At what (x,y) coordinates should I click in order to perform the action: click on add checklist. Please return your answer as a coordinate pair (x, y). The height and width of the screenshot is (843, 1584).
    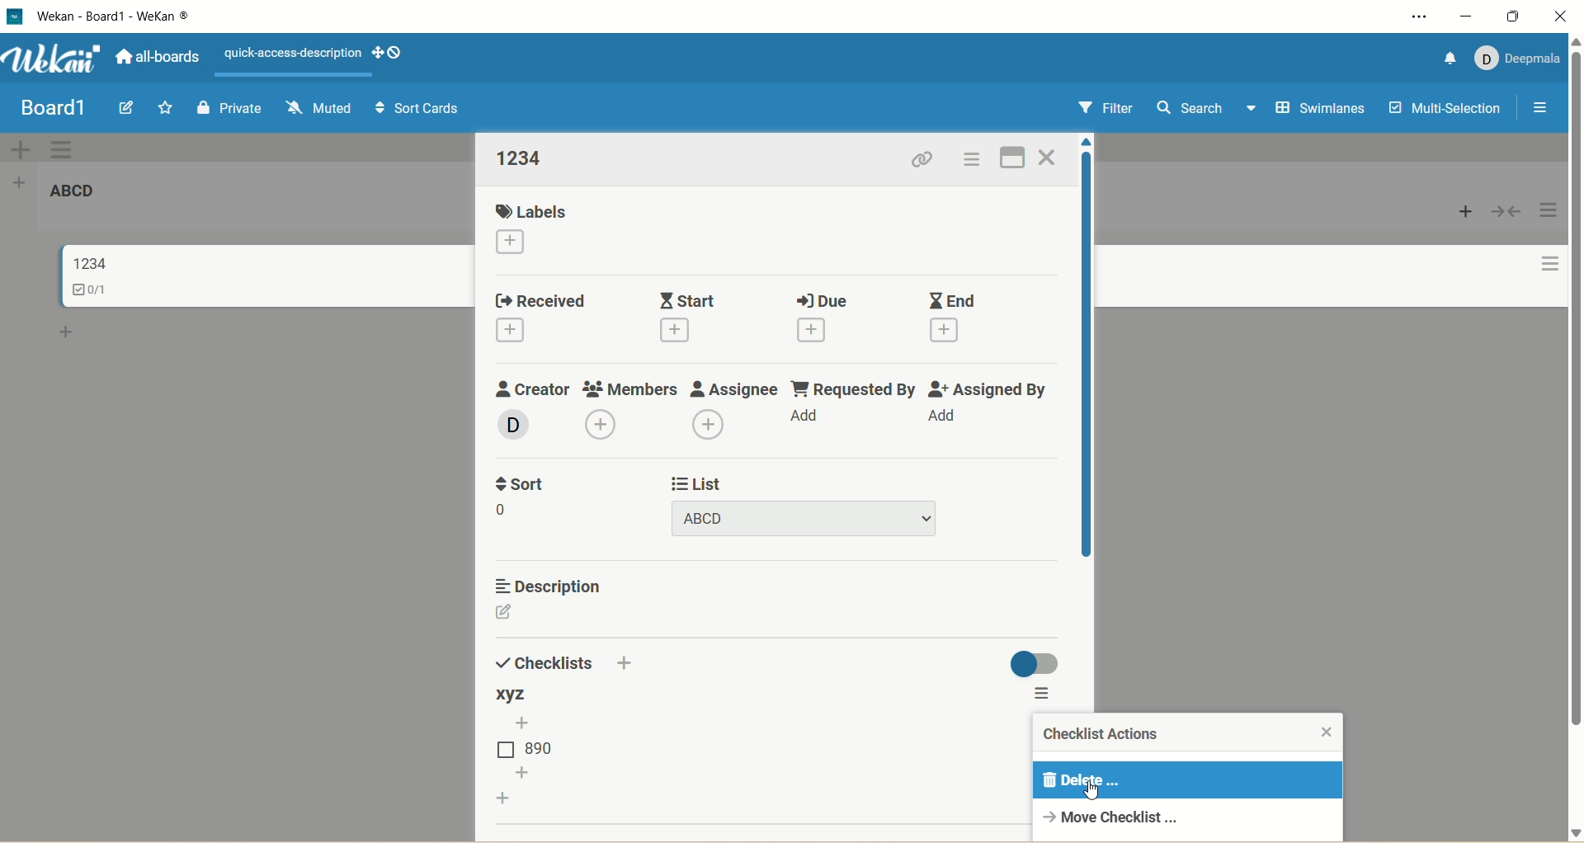
    Looking at the image, I should click on (509, 798).